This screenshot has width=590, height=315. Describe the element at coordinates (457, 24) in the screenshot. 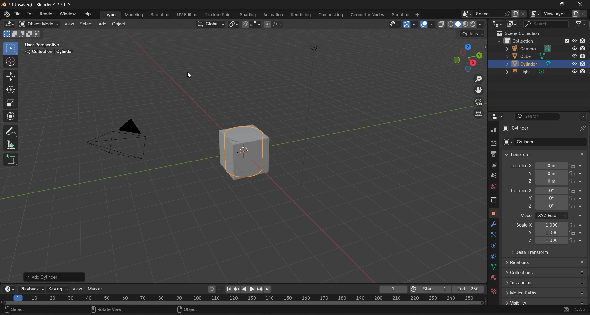

I see `viewport shading:solid` at that location.